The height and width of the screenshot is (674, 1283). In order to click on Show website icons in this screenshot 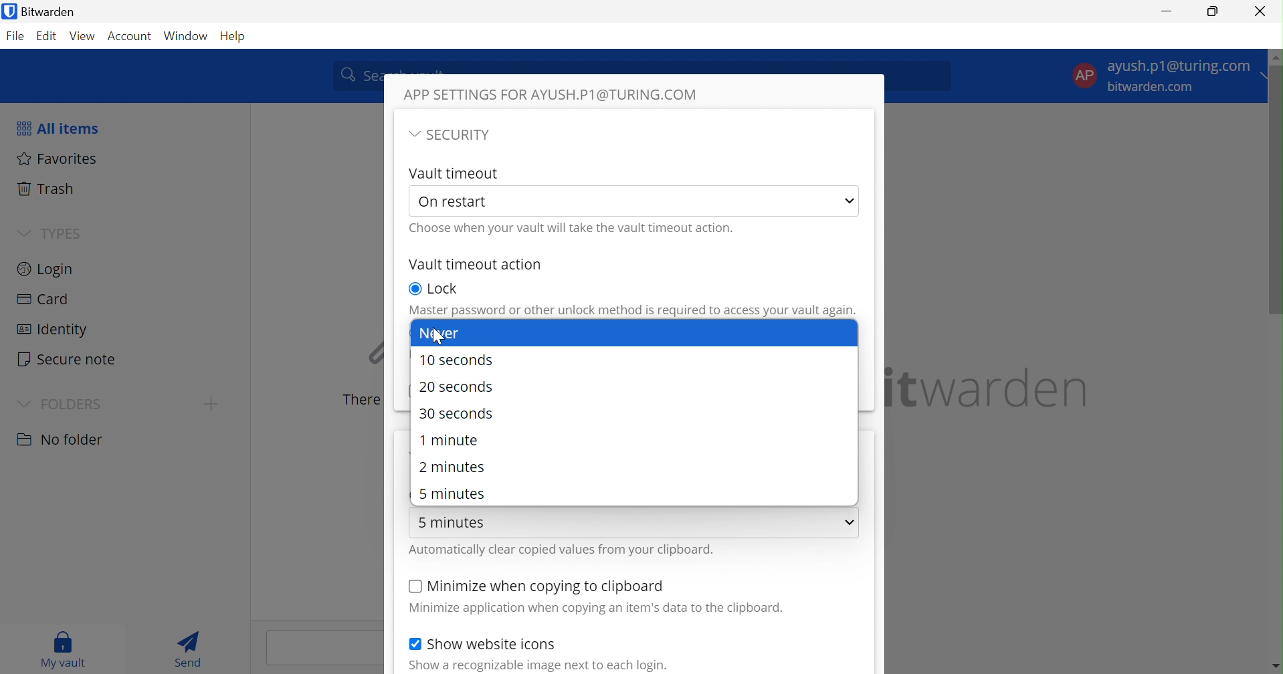, I will do `click(493, 645)`.